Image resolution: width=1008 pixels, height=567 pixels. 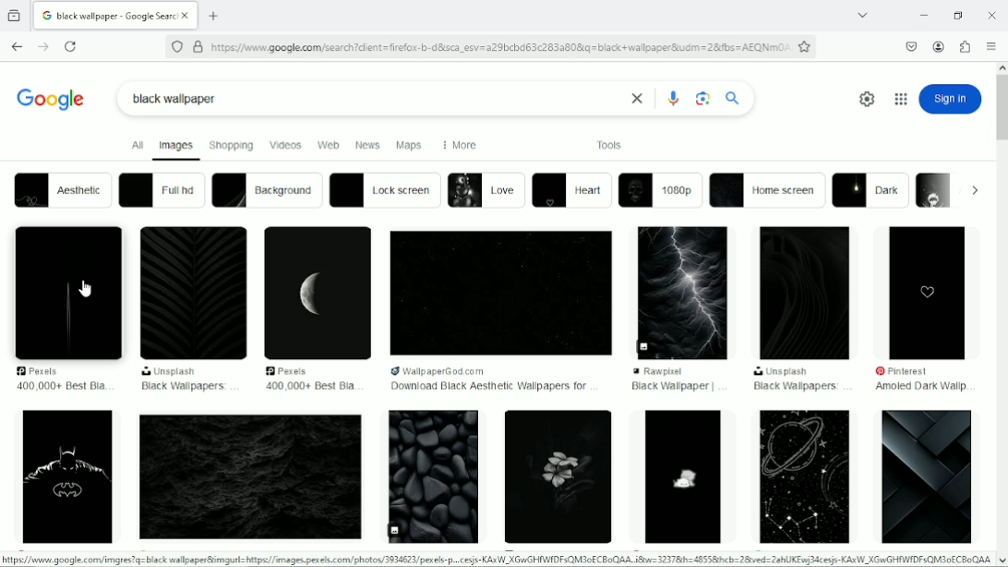 I want to click on search, so click(x=733, y=97).